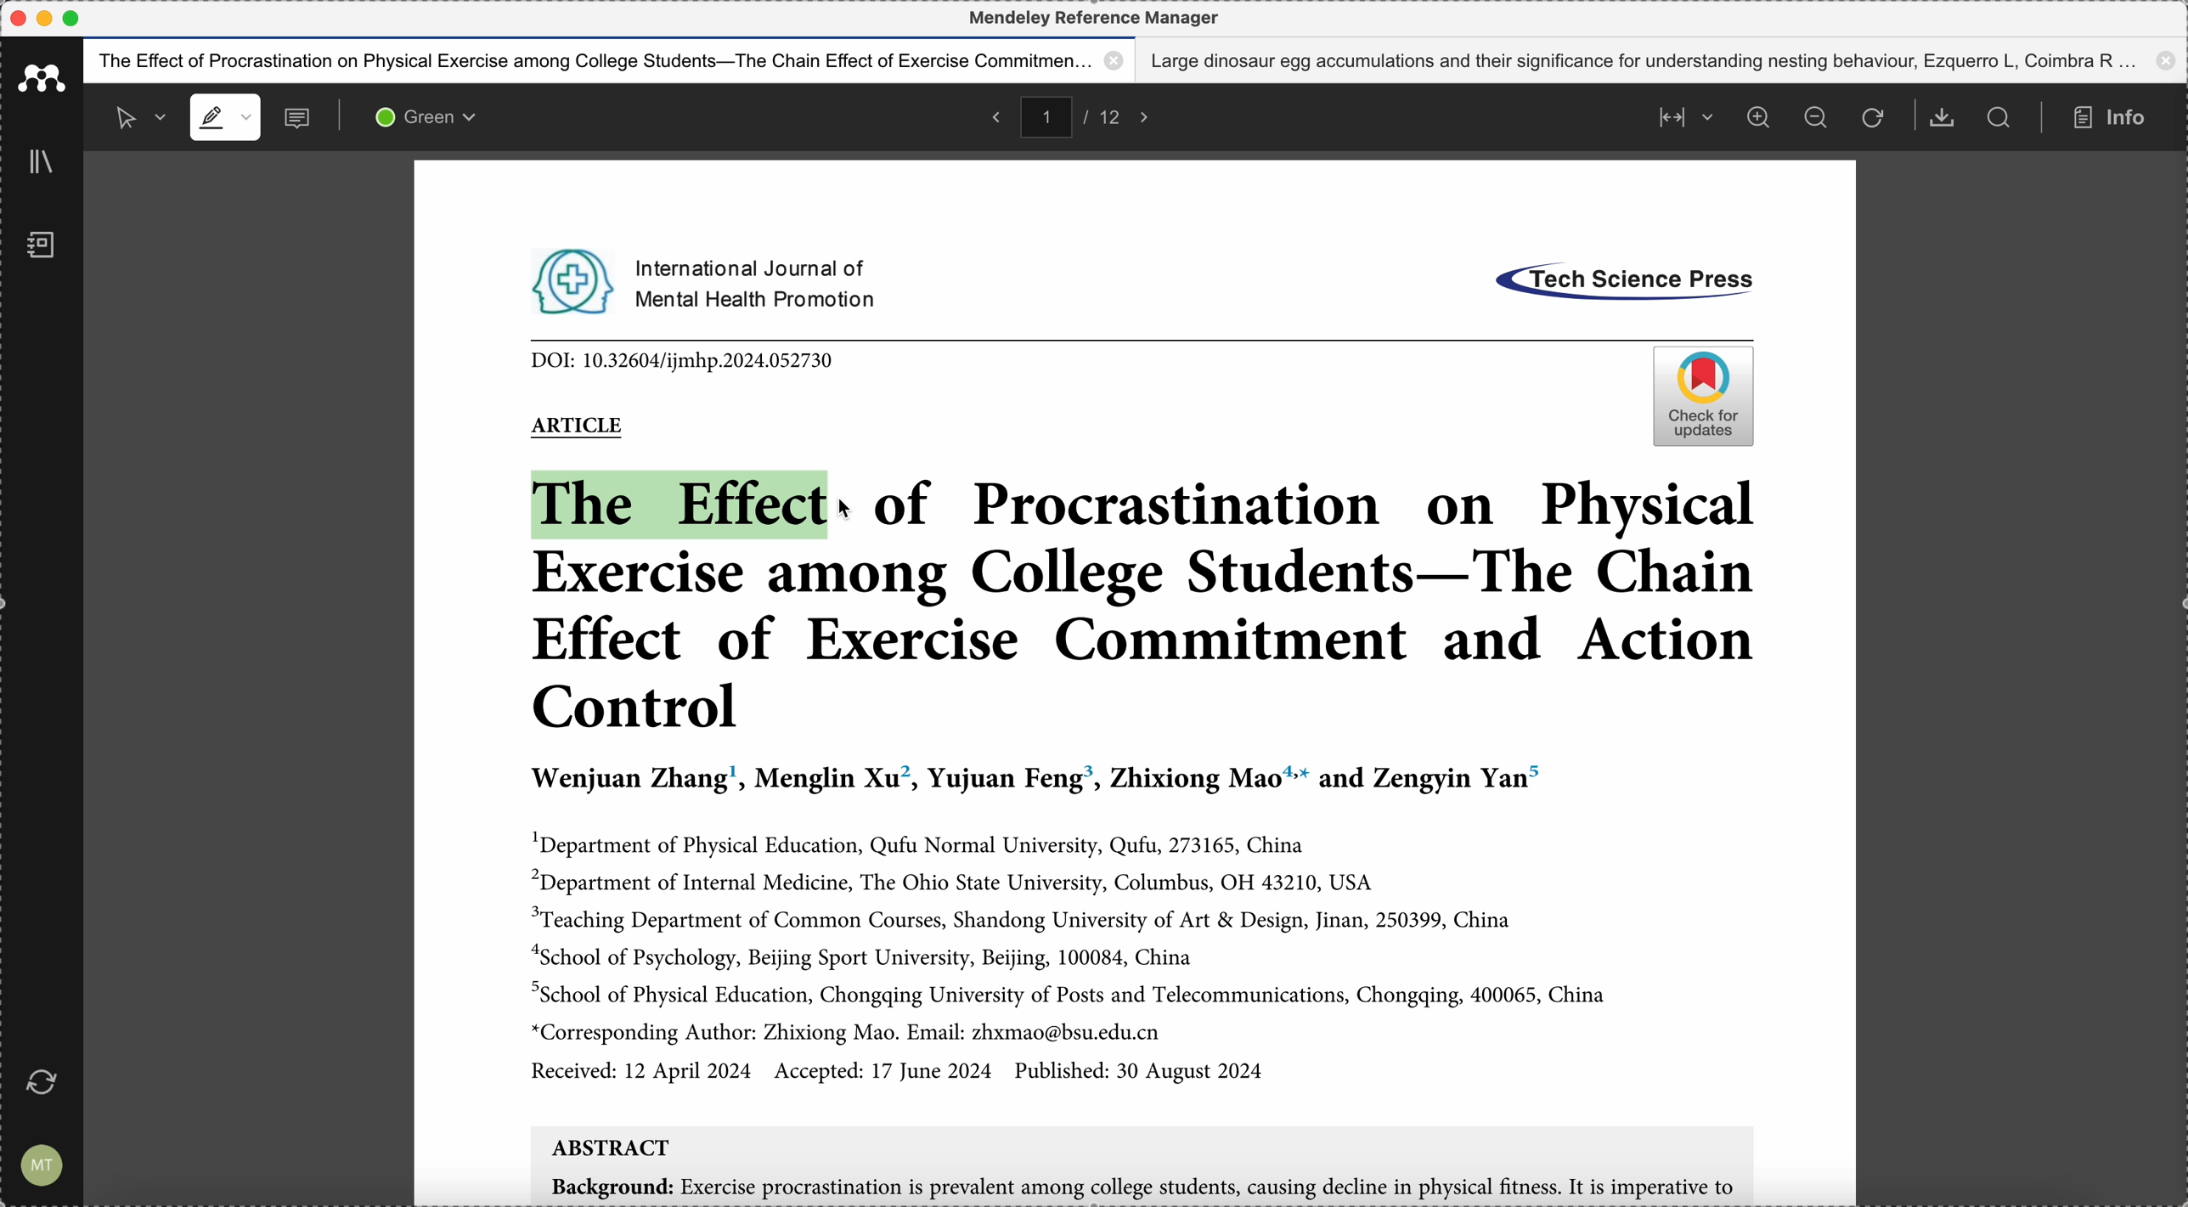 This screenshot has height=1207, width=2188. Describe the element at coordinates (676, 505) in the screenshot. I see `drag to highlight with green color` at that location.